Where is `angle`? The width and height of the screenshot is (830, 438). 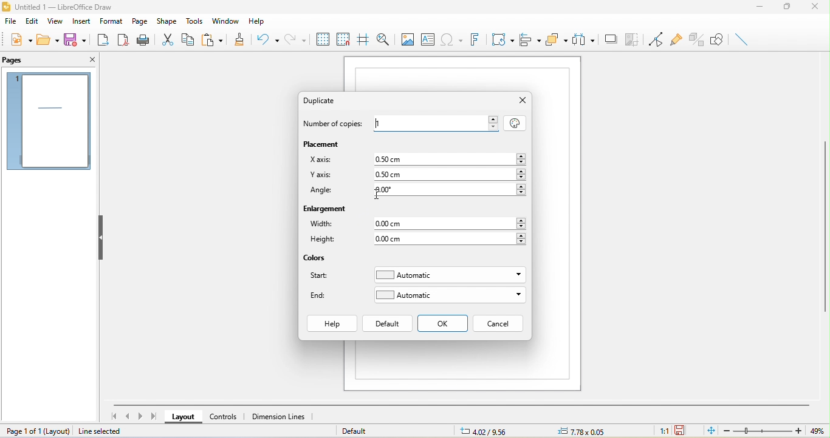 angle is located at coordinates (323, 192).